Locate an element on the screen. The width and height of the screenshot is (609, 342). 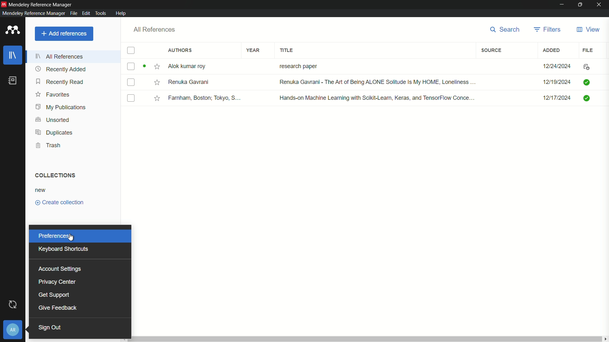
new is located at coordinates (40, 191).